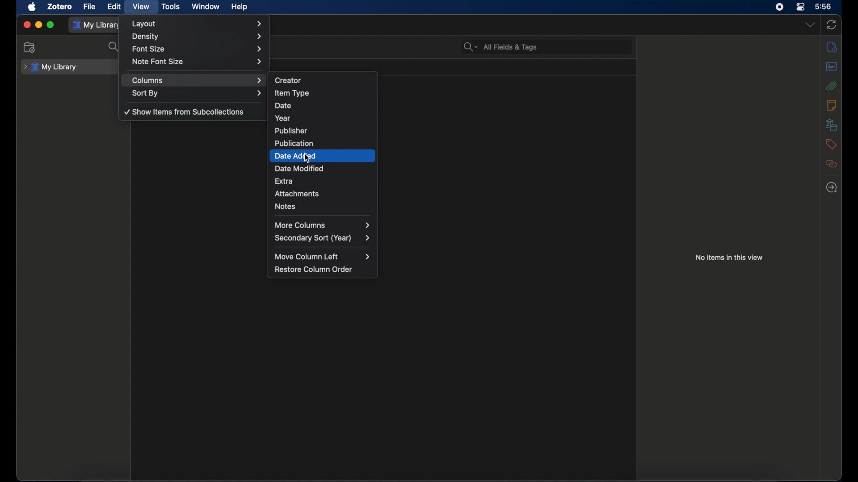 This screenshot has height=482, width=858. Describe the element at coordinates (324, 207) in the screenshot. I see `notes` at that location.